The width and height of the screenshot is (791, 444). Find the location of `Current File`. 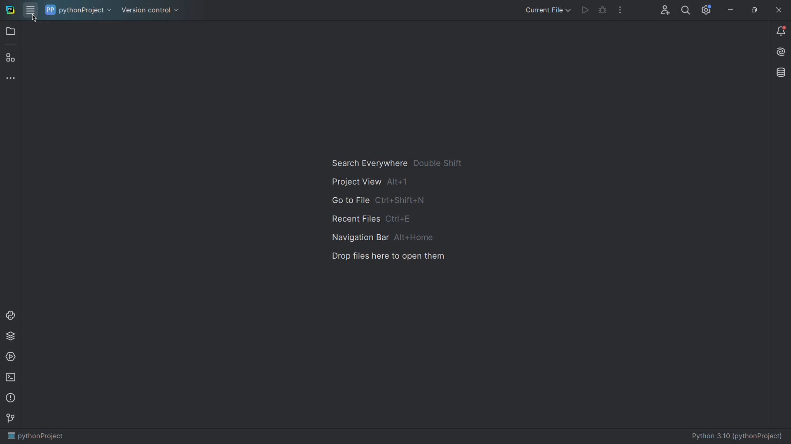

Current File is located at coordinates (543, 10).